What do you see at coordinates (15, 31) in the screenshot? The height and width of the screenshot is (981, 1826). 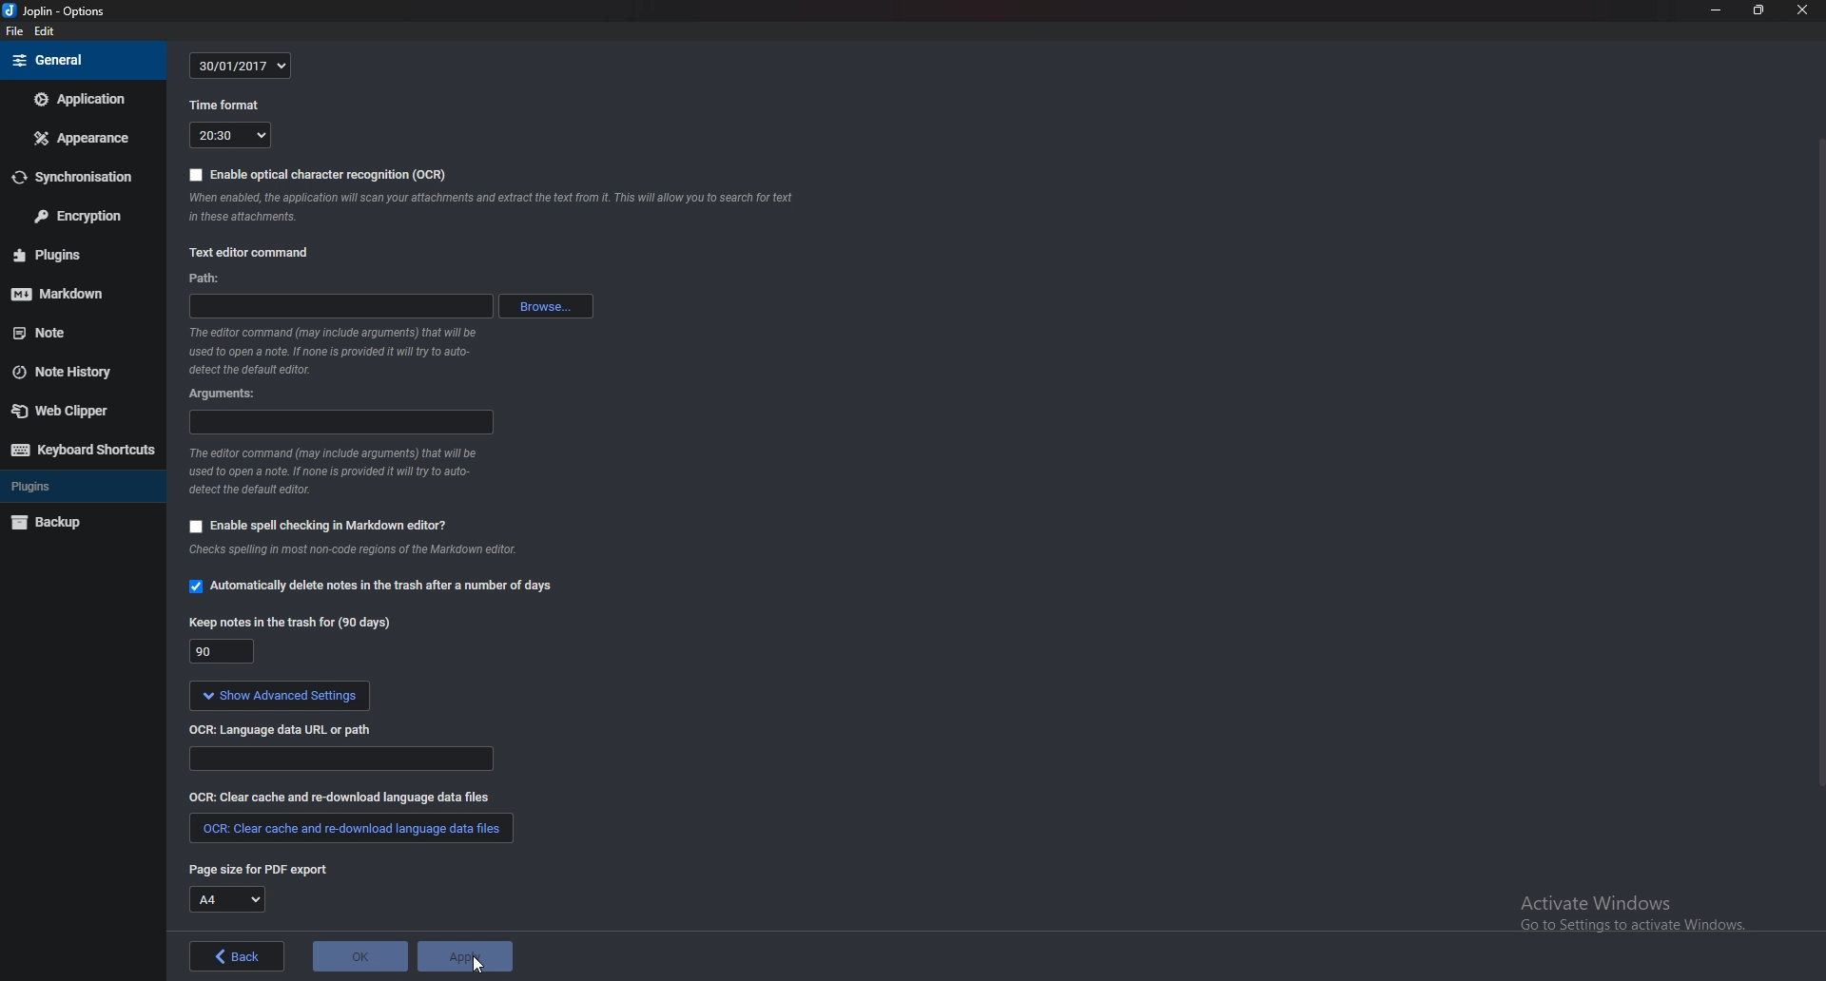 I see `file` at bounding box center [15, 31].